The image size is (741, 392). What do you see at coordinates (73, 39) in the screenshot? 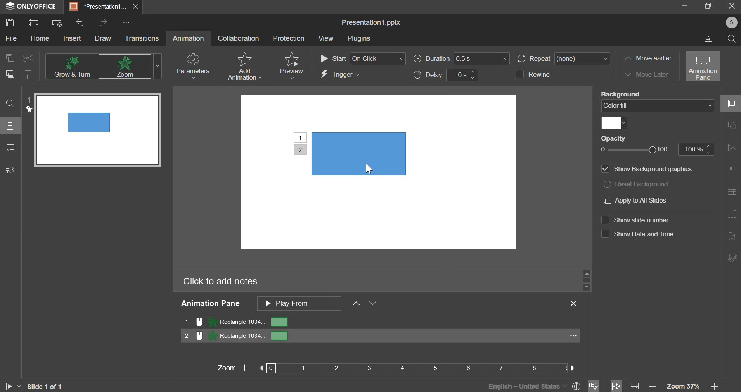
I see `insert` at bounding box center [73, 39].